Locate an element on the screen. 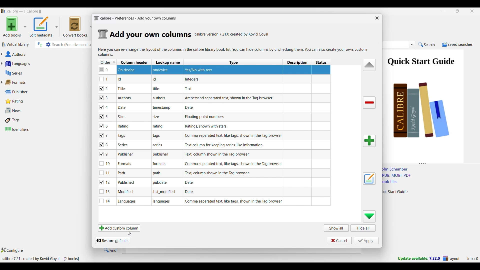 This screenshot has width=480, height=270. Current details of software is located at coordinates (40, 259).